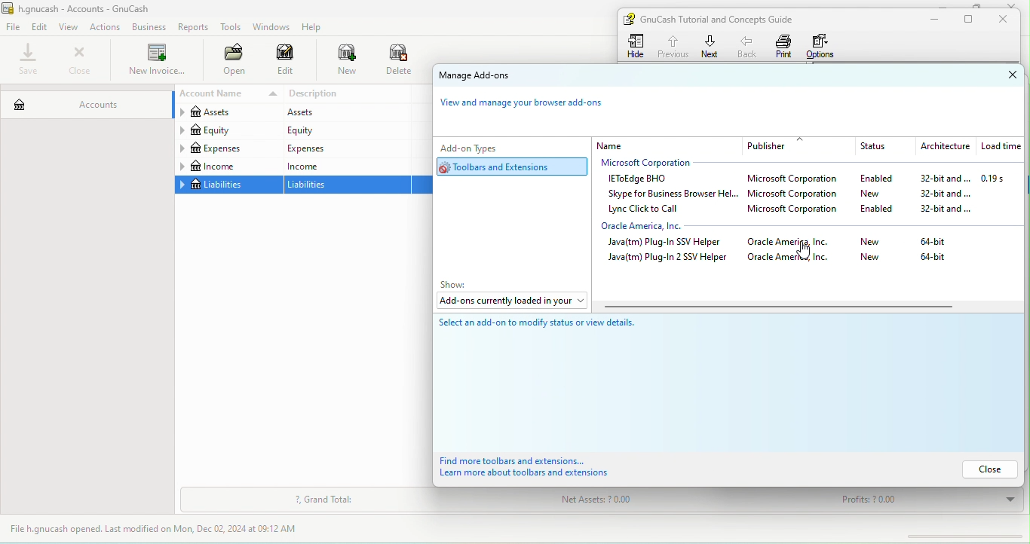 This screenshot has width=1030, height=544. What do you see at coordinates (971, 20) in the screenshot?
I see `maximize` at bounding box center [971, 20].